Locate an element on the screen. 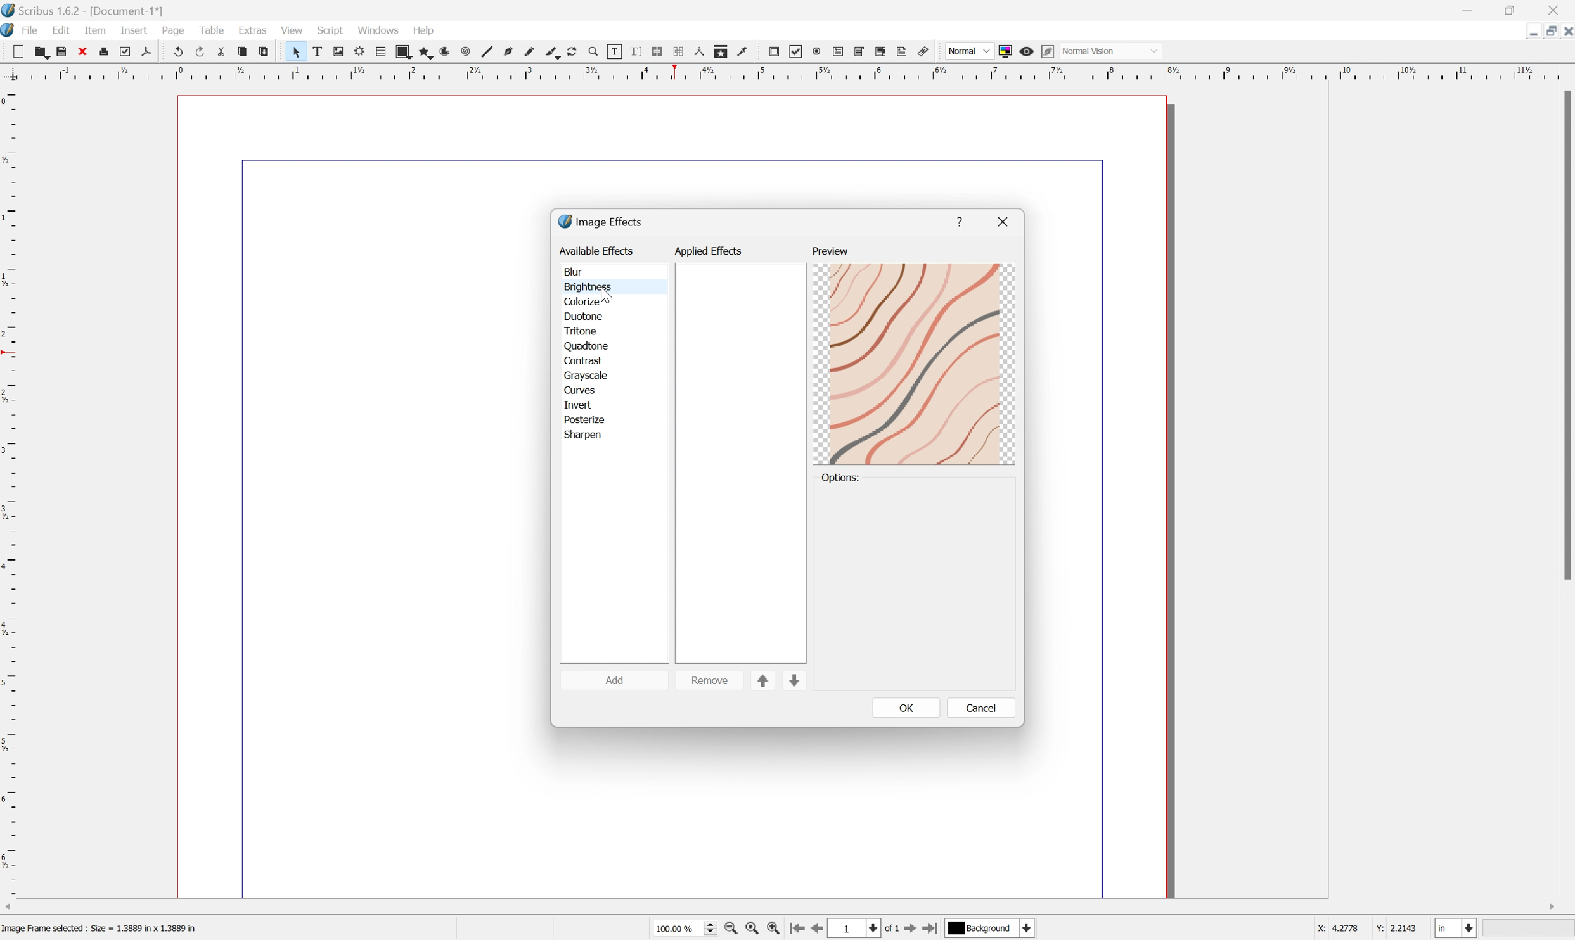 The height and width of the screenshot is (940, 1575). Undo is located at coordinates (177, 51).